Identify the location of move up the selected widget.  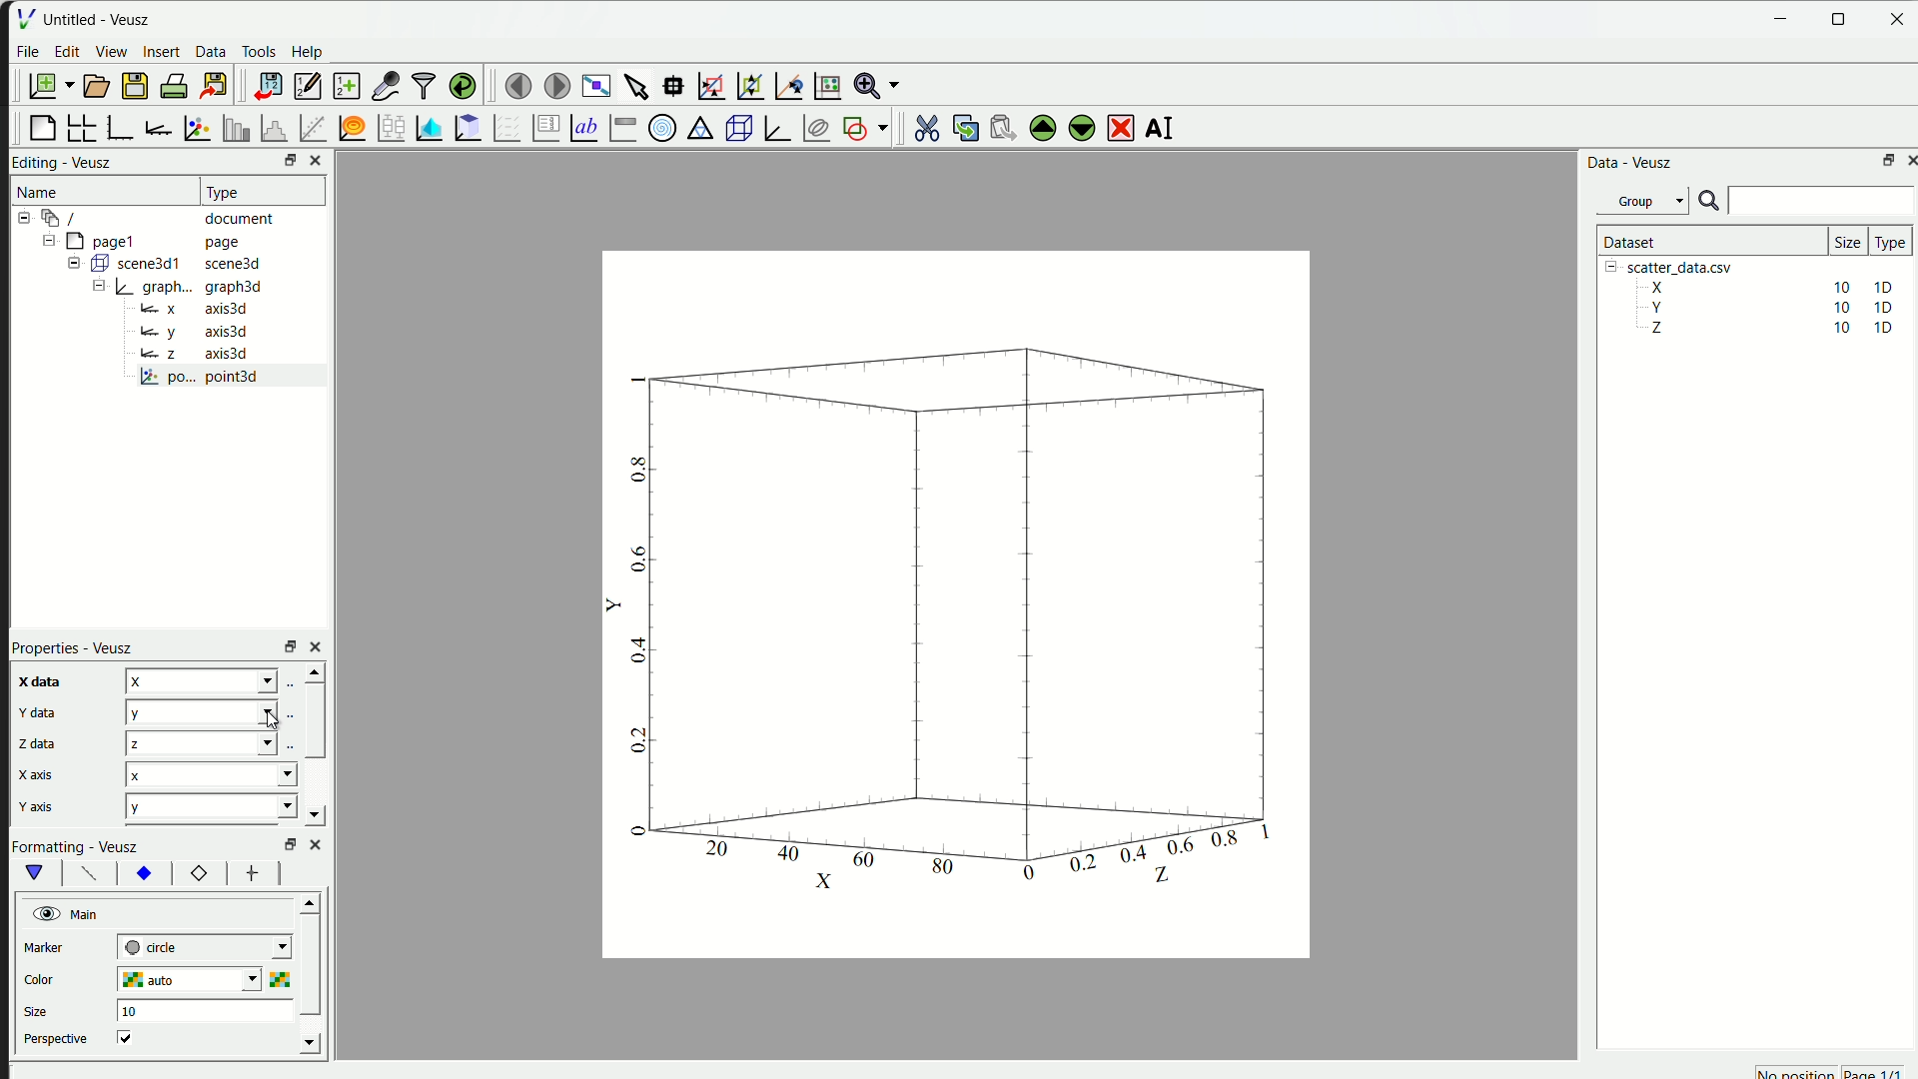
(1041, 127).